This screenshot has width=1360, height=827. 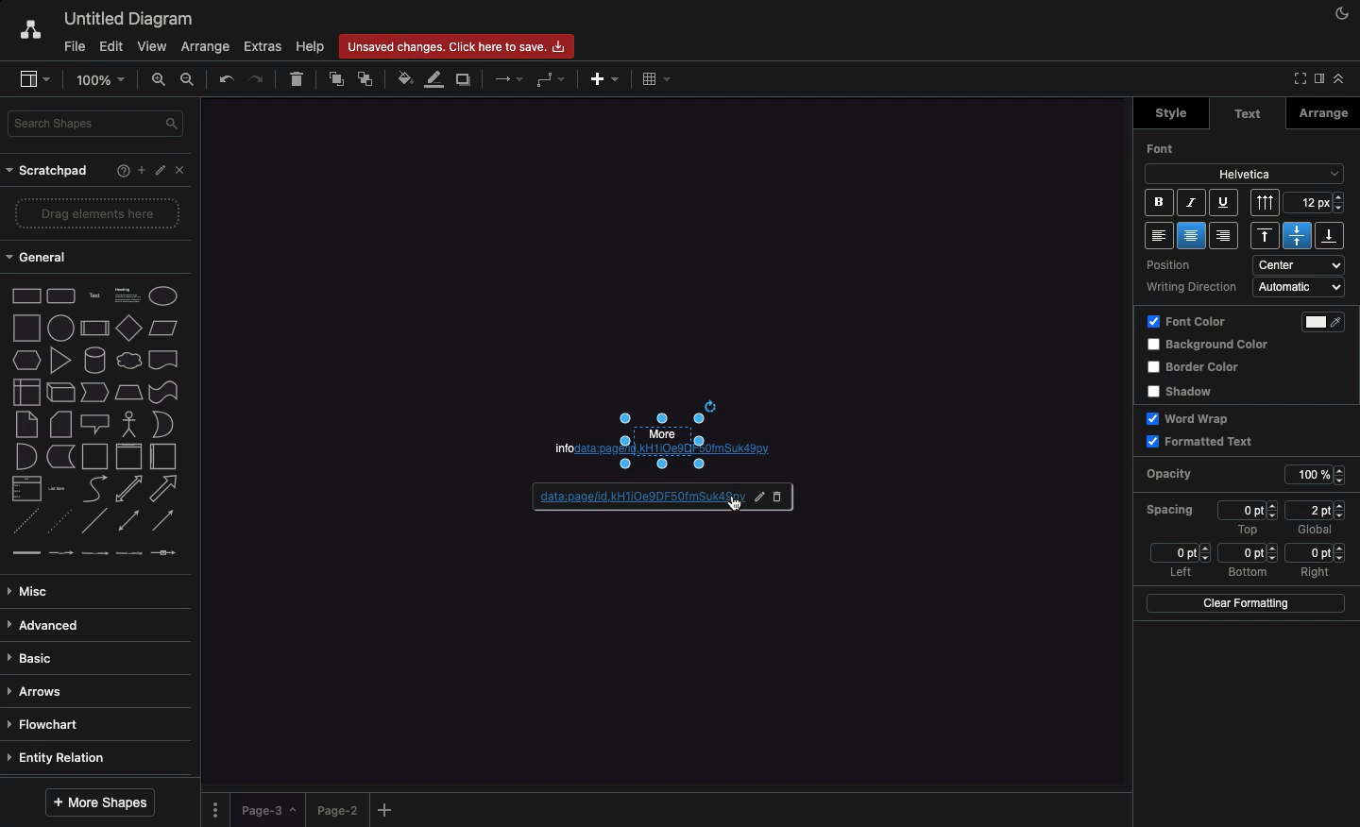 What do you see at coordinates (58, 520) in the screenshot?
I see `dotted line` at bounding box center [58, 520].